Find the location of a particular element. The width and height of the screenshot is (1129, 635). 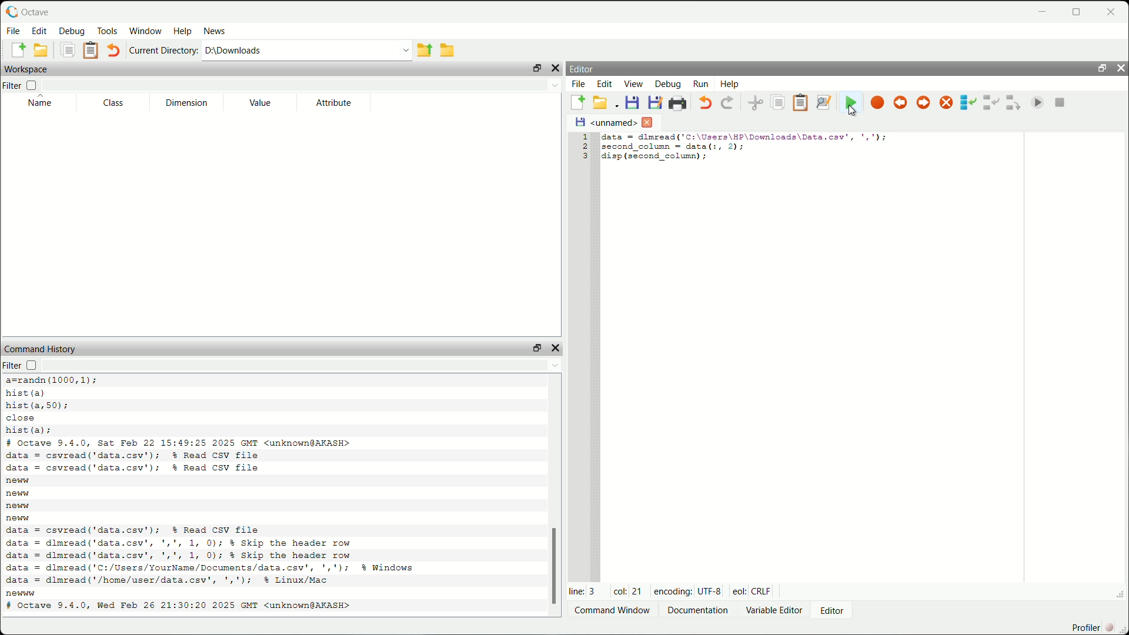

attribute is located at coordinates (335, 103).